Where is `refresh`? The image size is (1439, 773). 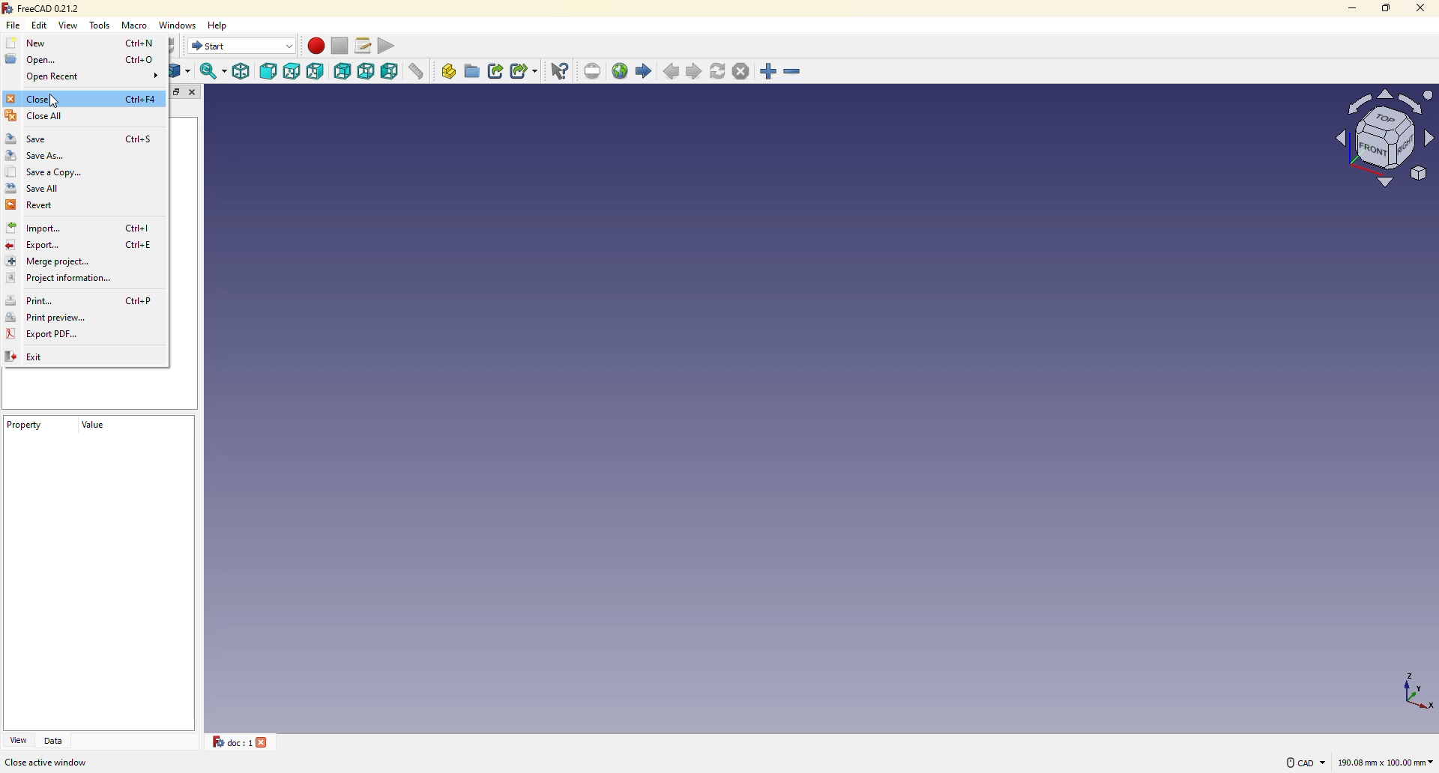 refresh is located at coordinates (719, 70).